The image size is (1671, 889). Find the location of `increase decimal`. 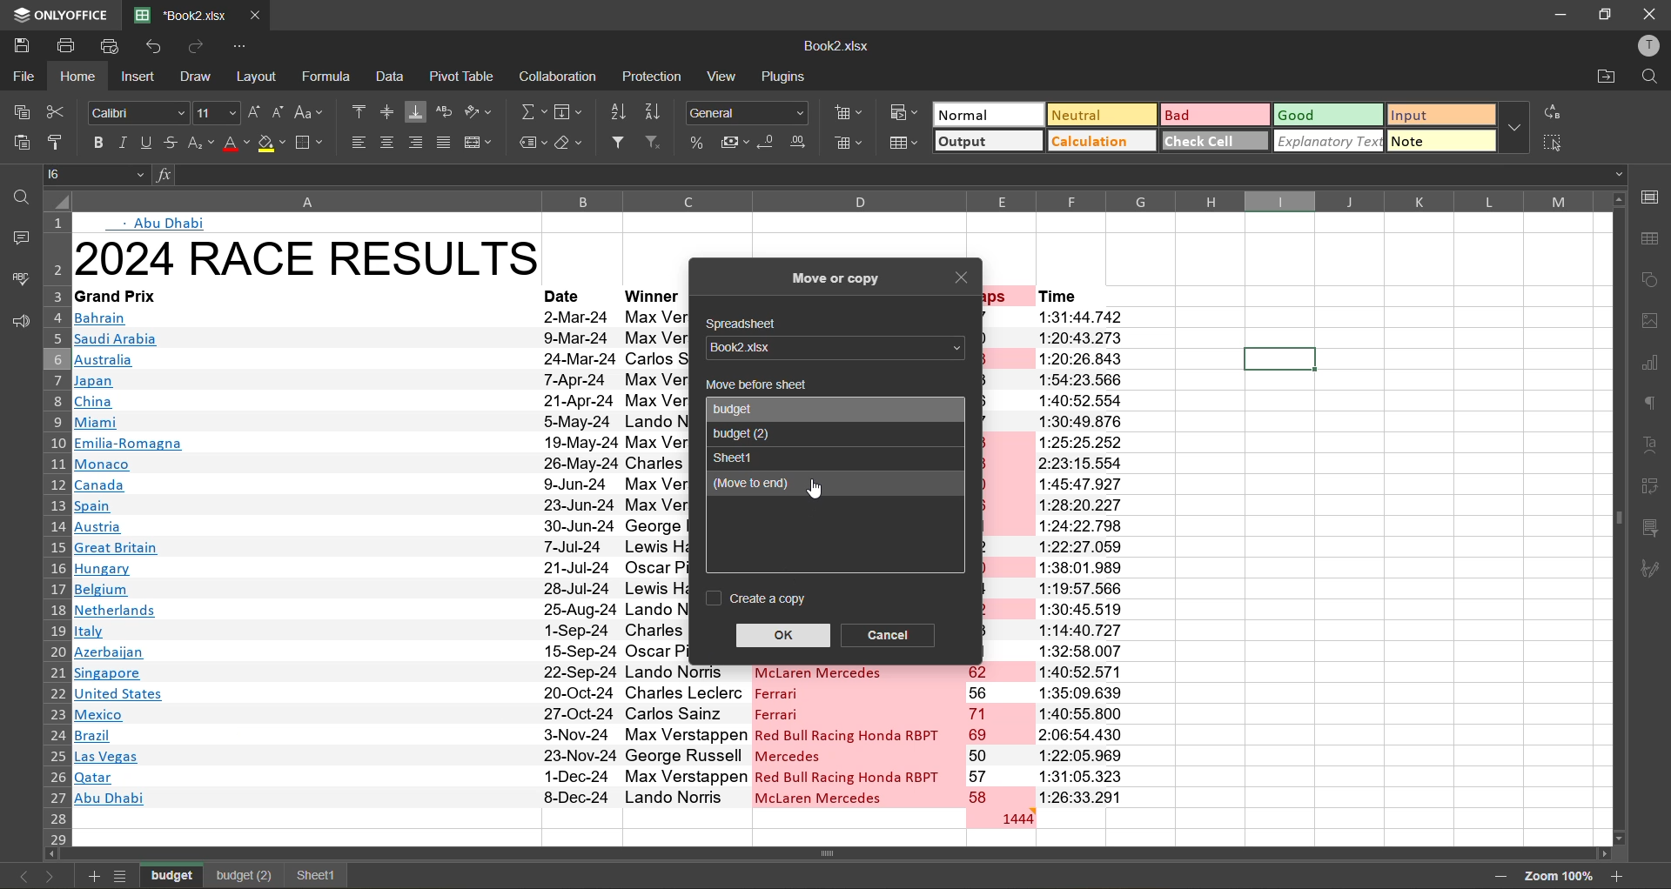

increase decimal is located at coordinates (803, 143).